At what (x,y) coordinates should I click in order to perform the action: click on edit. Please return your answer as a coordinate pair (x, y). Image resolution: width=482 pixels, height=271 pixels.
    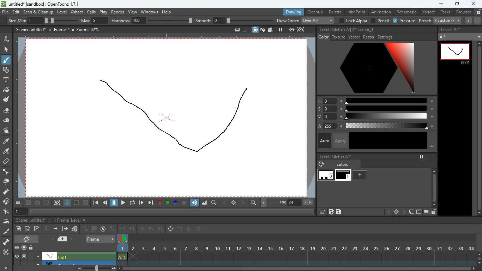
    Looking at the image, I should click on (16, 12).